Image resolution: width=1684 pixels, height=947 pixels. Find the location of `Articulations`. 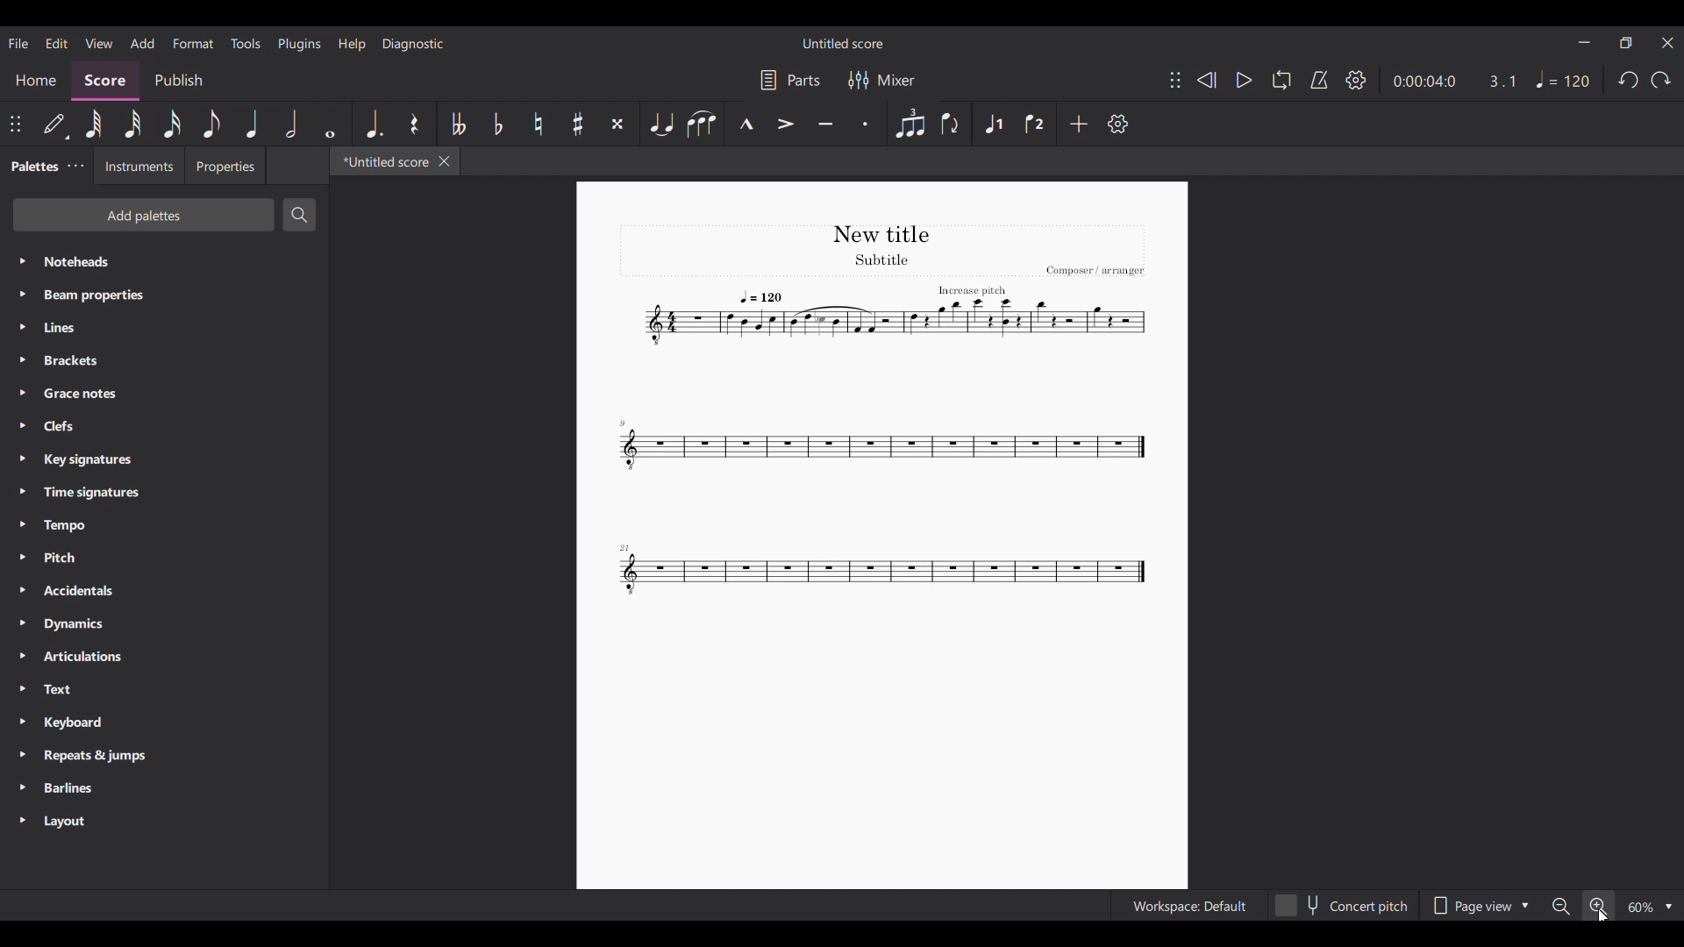

Articulations is located at coordinates (164, 657).